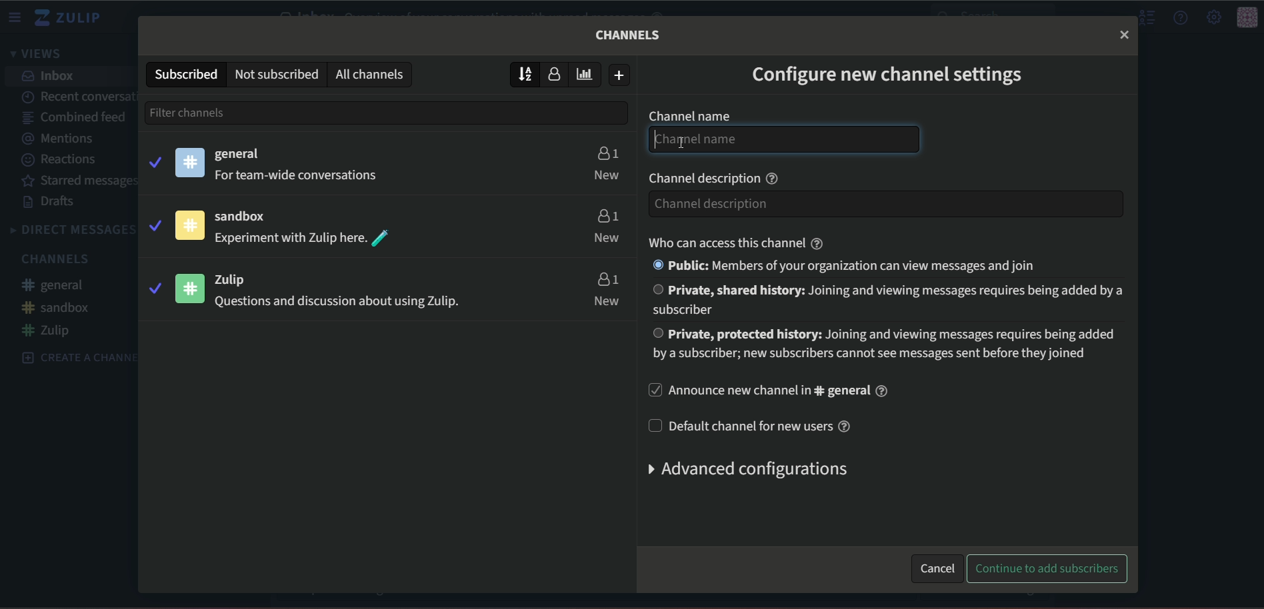 Image resolution: width=1264 pixels, height=609 pixels. What do you see at coordinates (189, 225) in the screenshot?
I see `icon` at bounding box center [189, 225].